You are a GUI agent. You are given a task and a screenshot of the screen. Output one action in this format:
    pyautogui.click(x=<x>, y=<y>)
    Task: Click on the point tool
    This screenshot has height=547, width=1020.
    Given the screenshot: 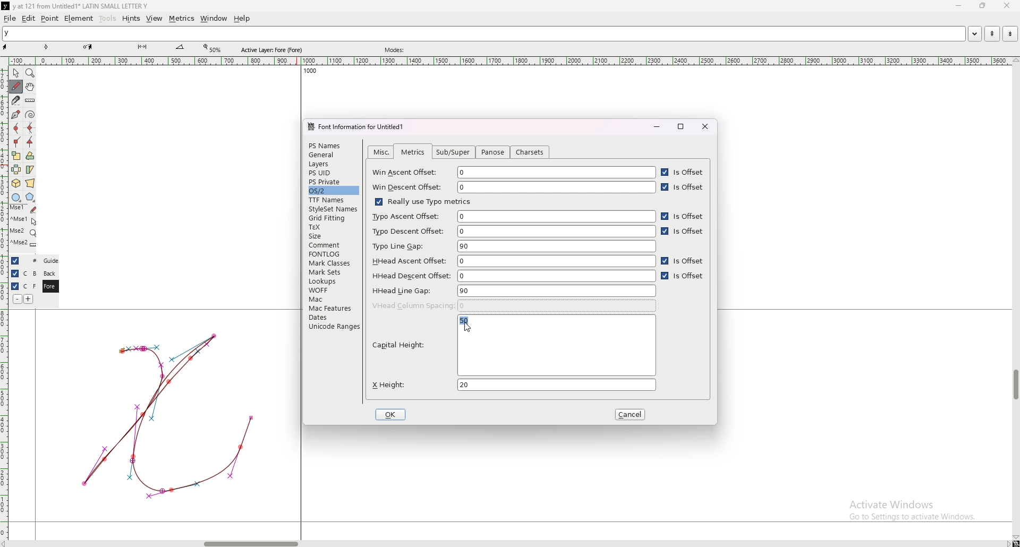 What is the action you would take?
    pyautogui.click(x=47, y=47)
    